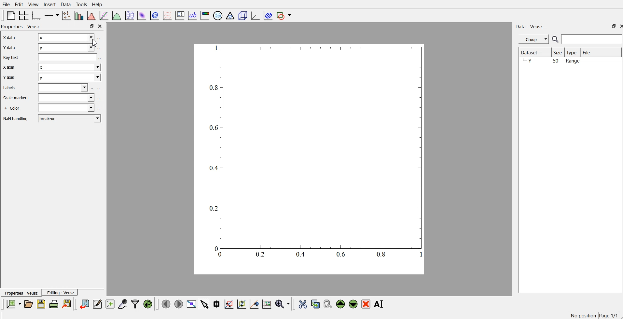  I want to click on Properties - Veusz, so click(21, 293).